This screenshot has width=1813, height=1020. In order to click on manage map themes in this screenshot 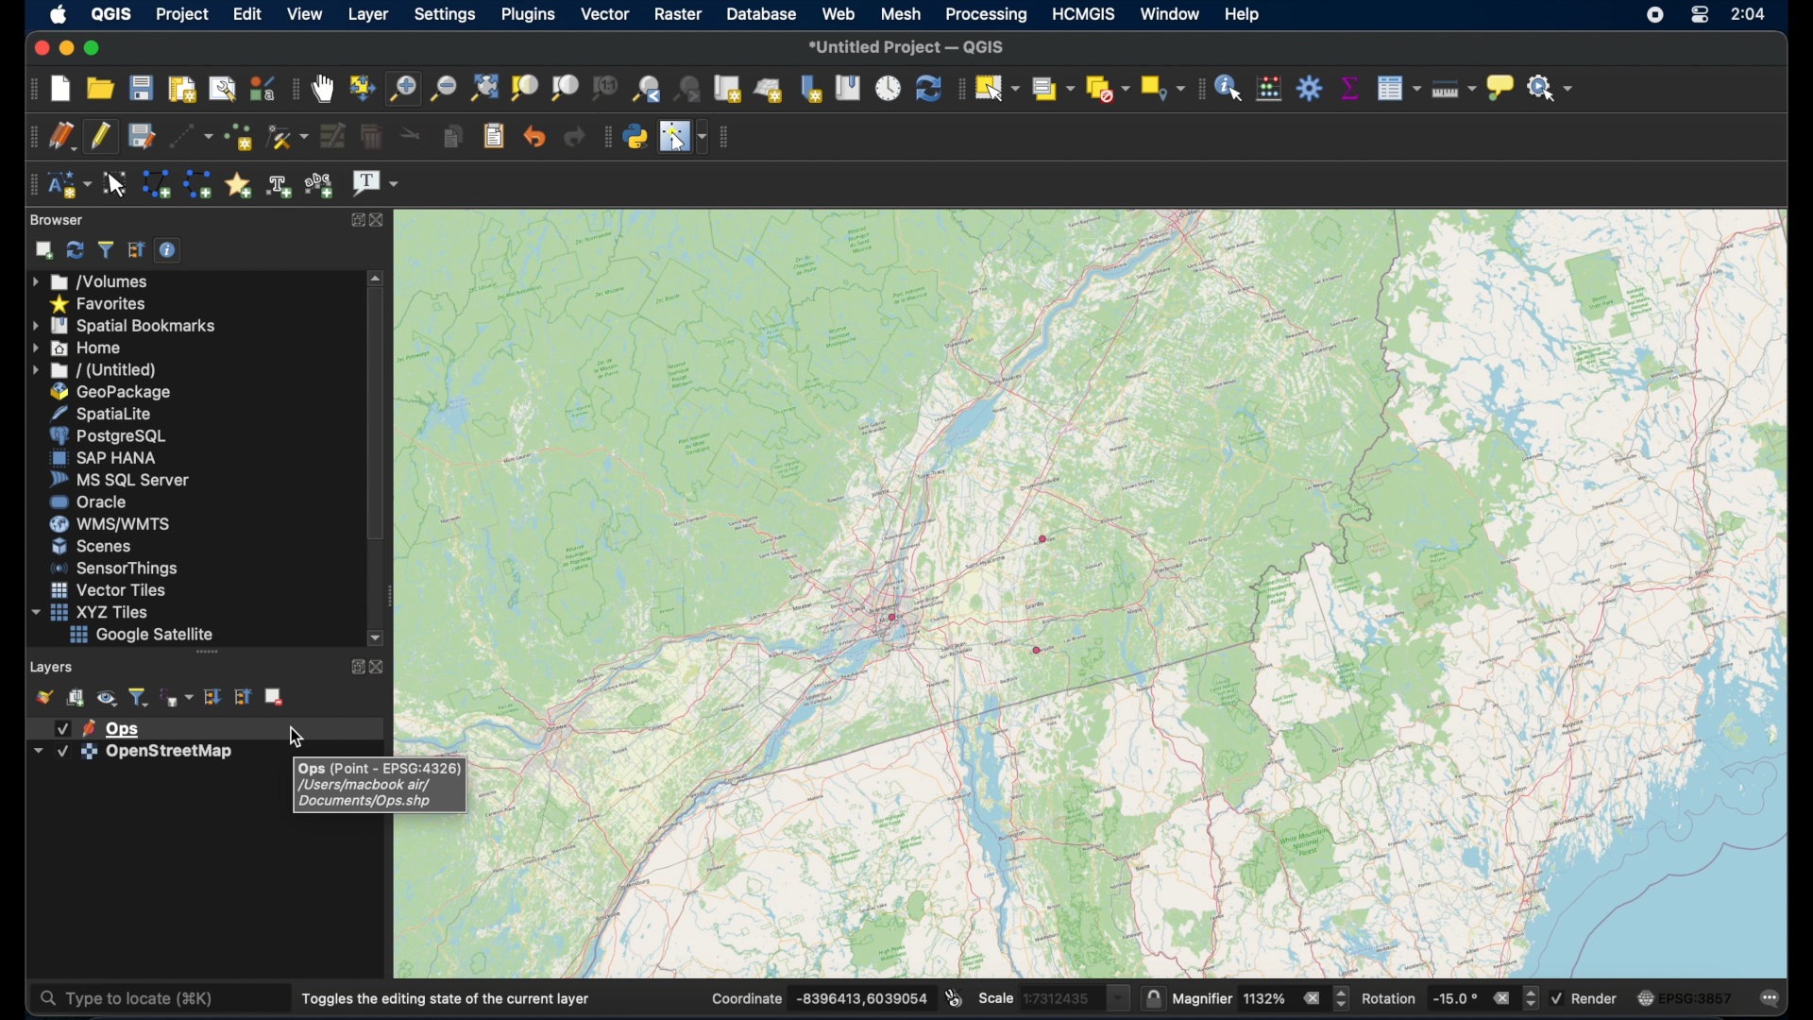, I will do `click(105, 698)`.